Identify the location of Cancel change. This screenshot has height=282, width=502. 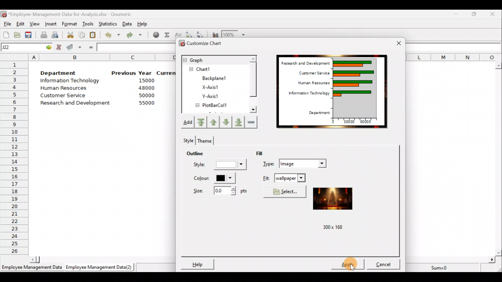
(59, 47).